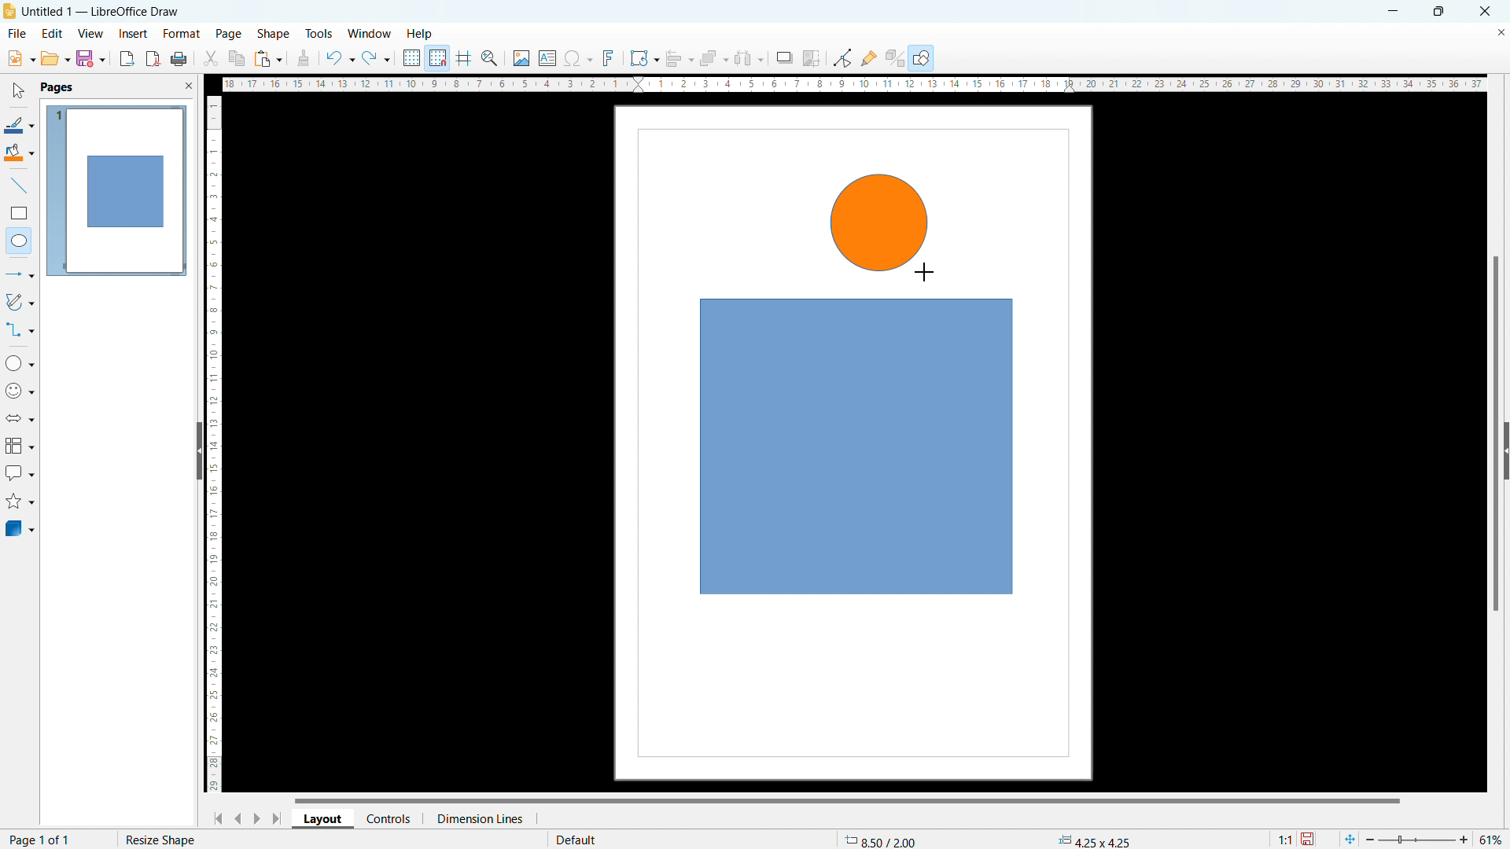 This screenshot has width=1510, height=849. What do you see at coordinates (214, 444) in the screenshot?
I see `vertical ruler` at bounding box center [214, 444].